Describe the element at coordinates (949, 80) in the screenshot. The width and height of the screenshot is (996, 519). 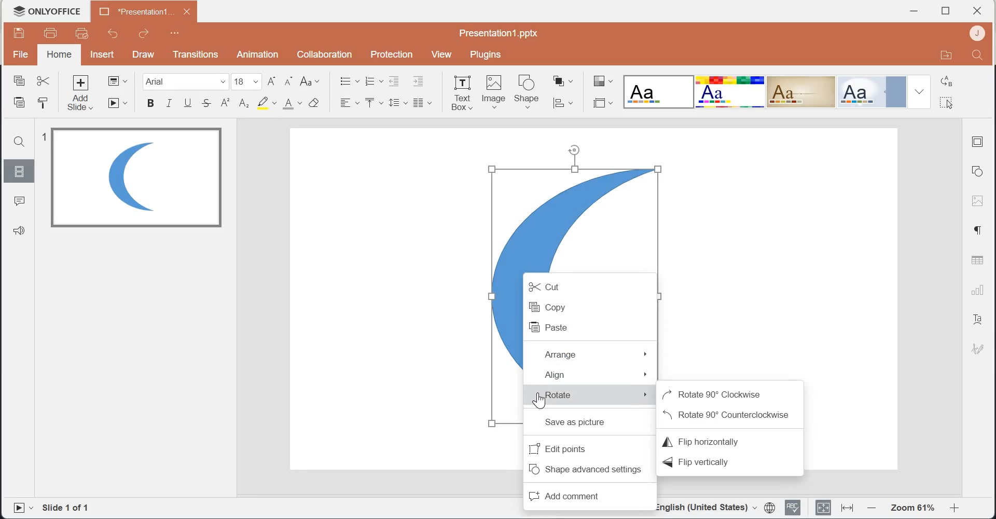
I see `Replace` at that location.